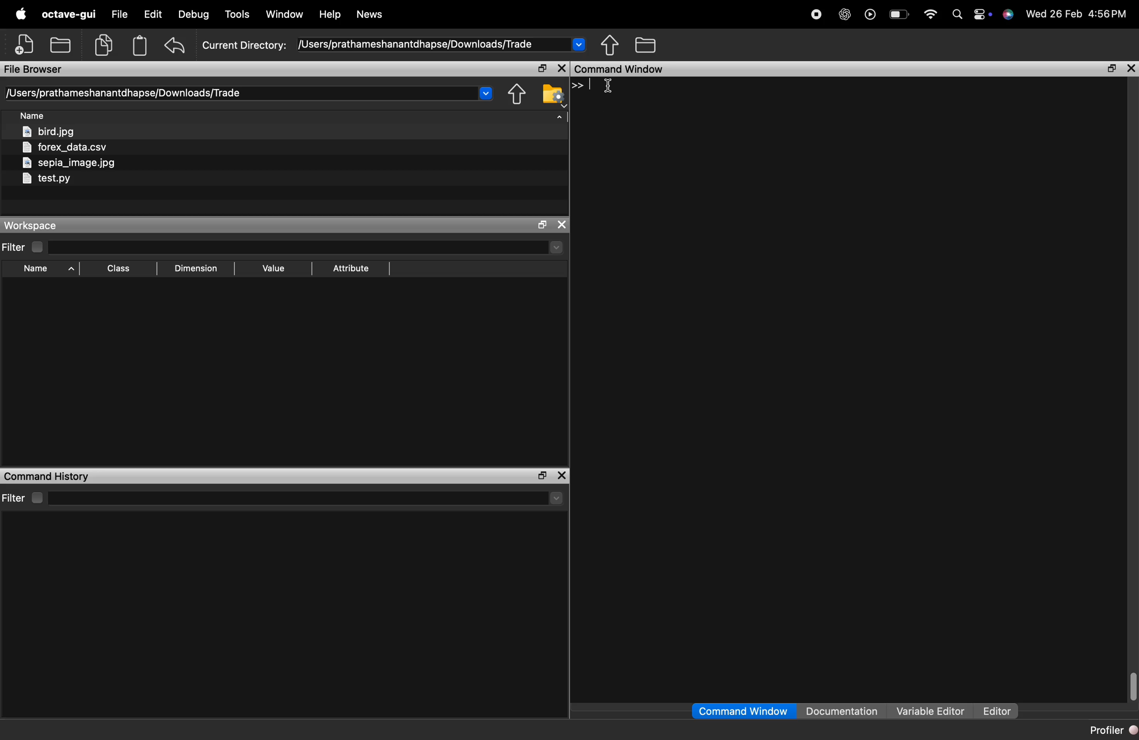 This screenshot has height=740, width=1139. Describe the element at coordinates (1112, 730) in the screenshot. I see `Profiler` at that location.